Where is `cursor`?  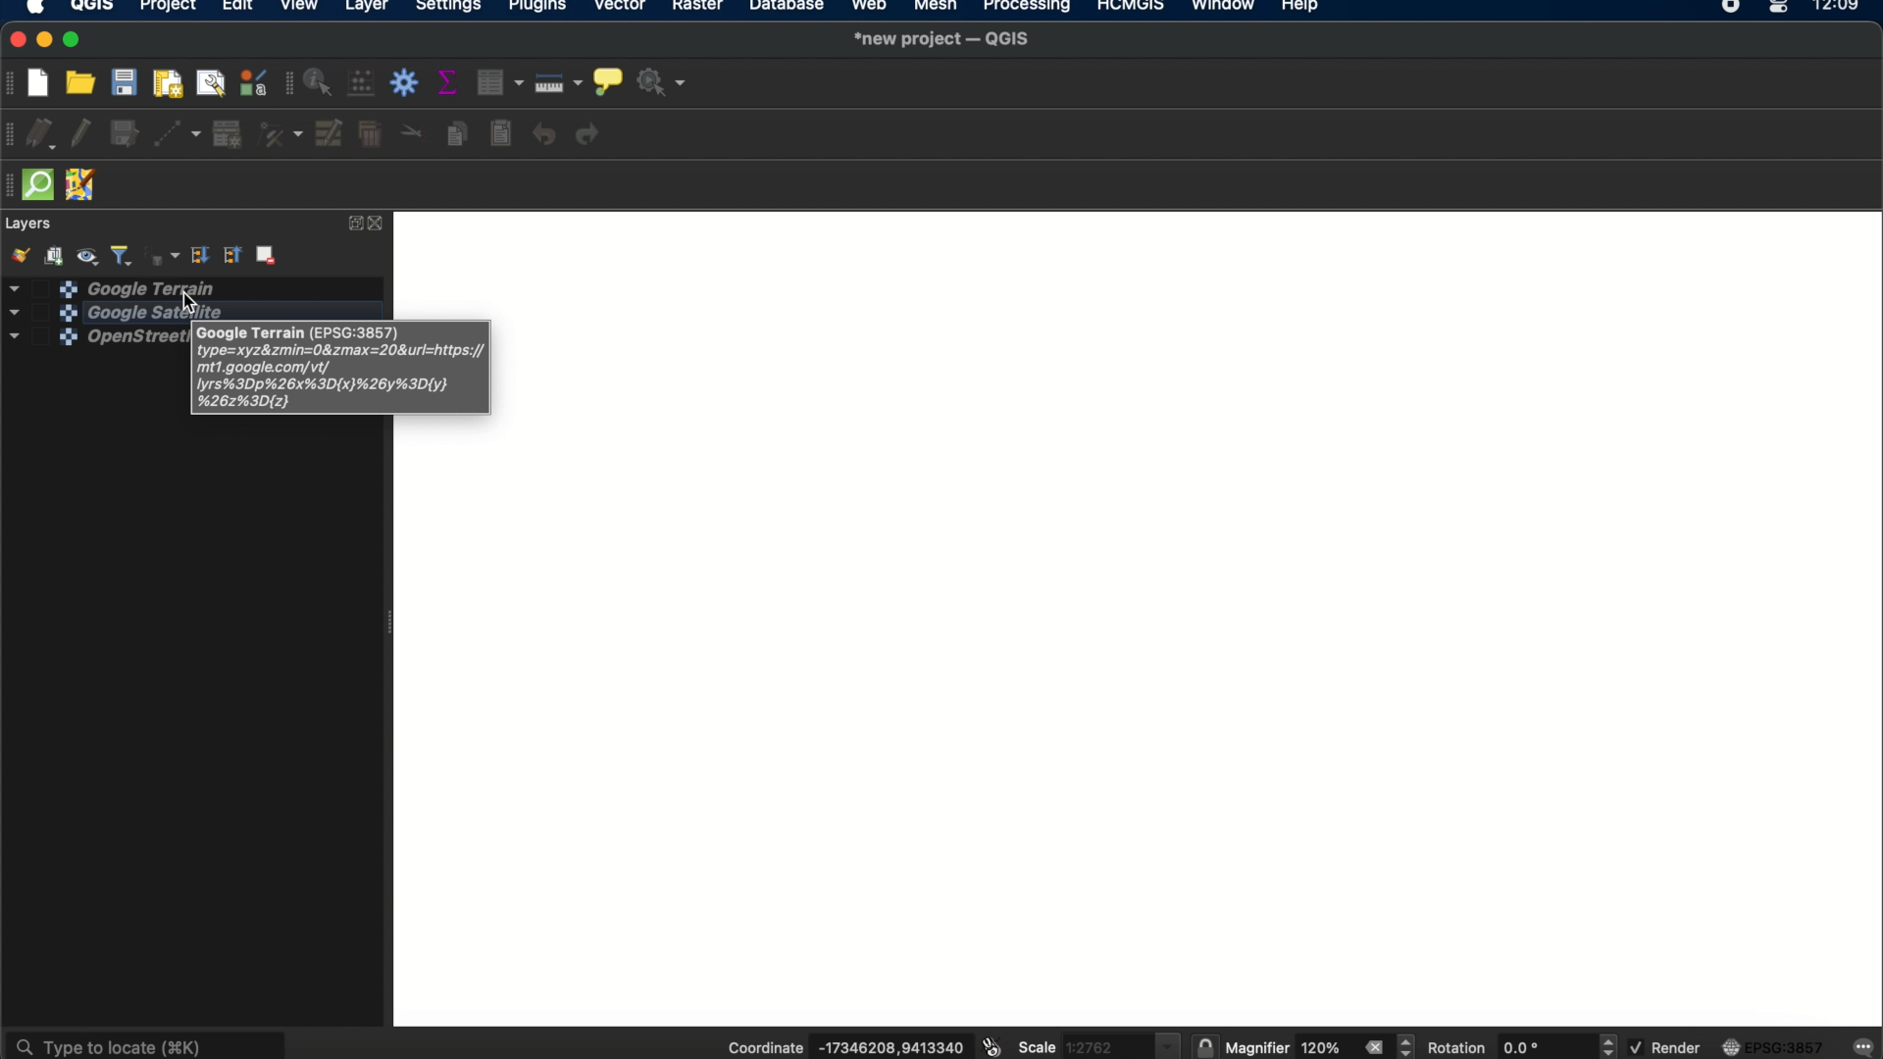 cursor is located at coordinates (189, 299).